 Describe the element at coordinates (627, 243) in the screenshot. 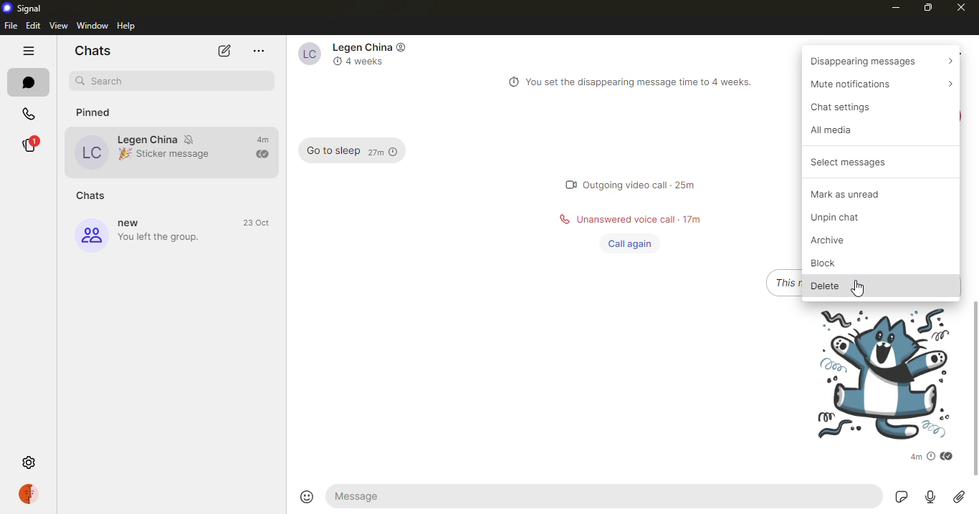

I see `call again` at that location.